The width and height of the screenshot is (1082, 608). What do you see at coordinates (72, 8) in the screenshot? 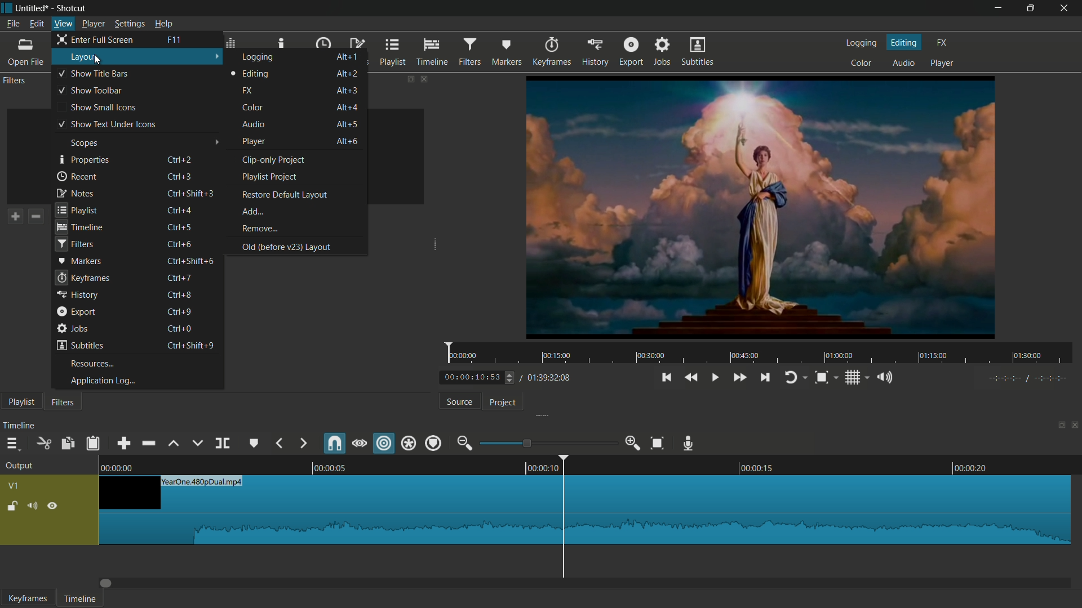
I see `app name` at bounding box center [72, 8].